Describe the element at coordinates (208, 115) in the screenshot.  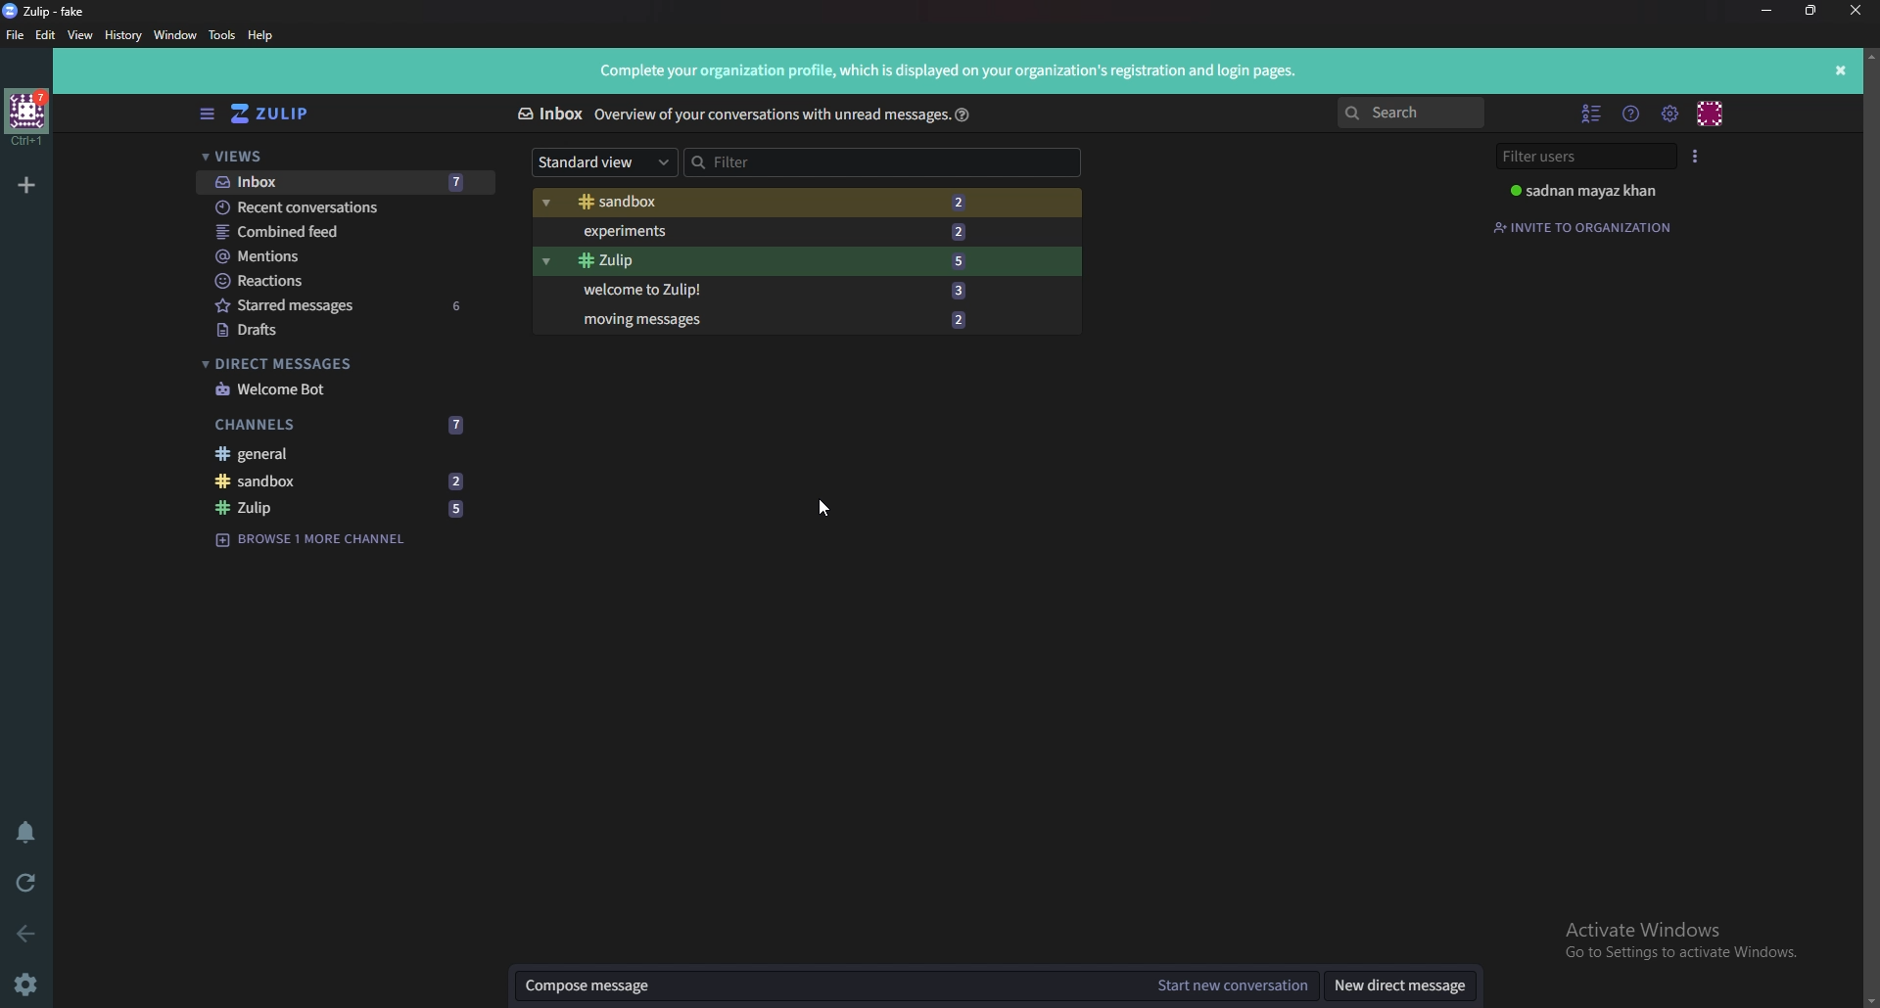
I see `Hide side bar` at that location.